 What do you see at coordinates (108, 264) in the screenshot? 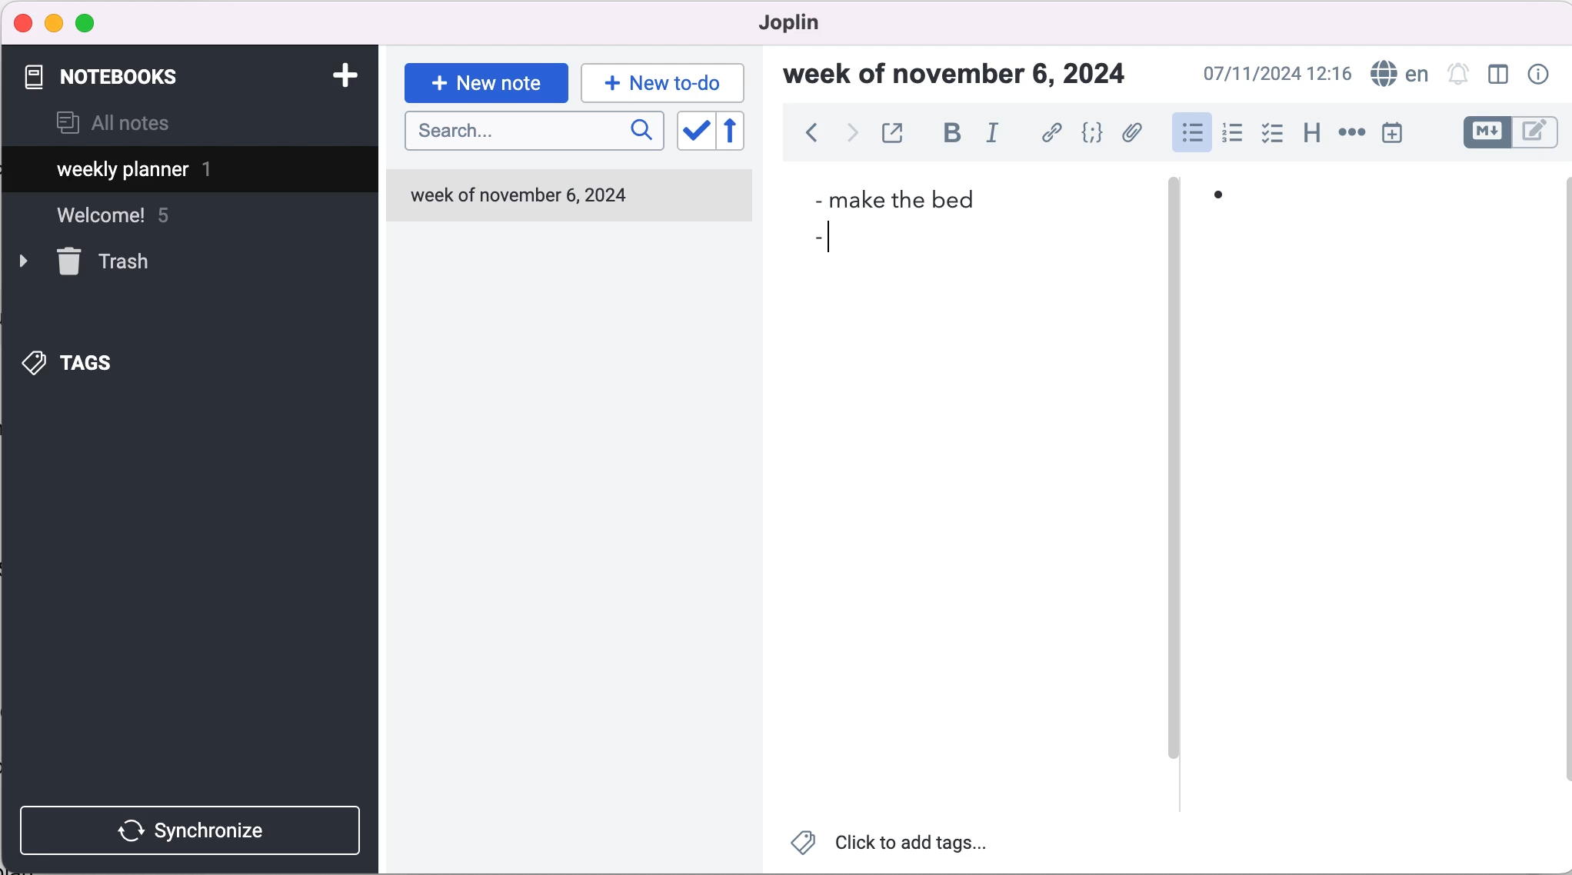
I see `trash` at bounding box center [108, 264].